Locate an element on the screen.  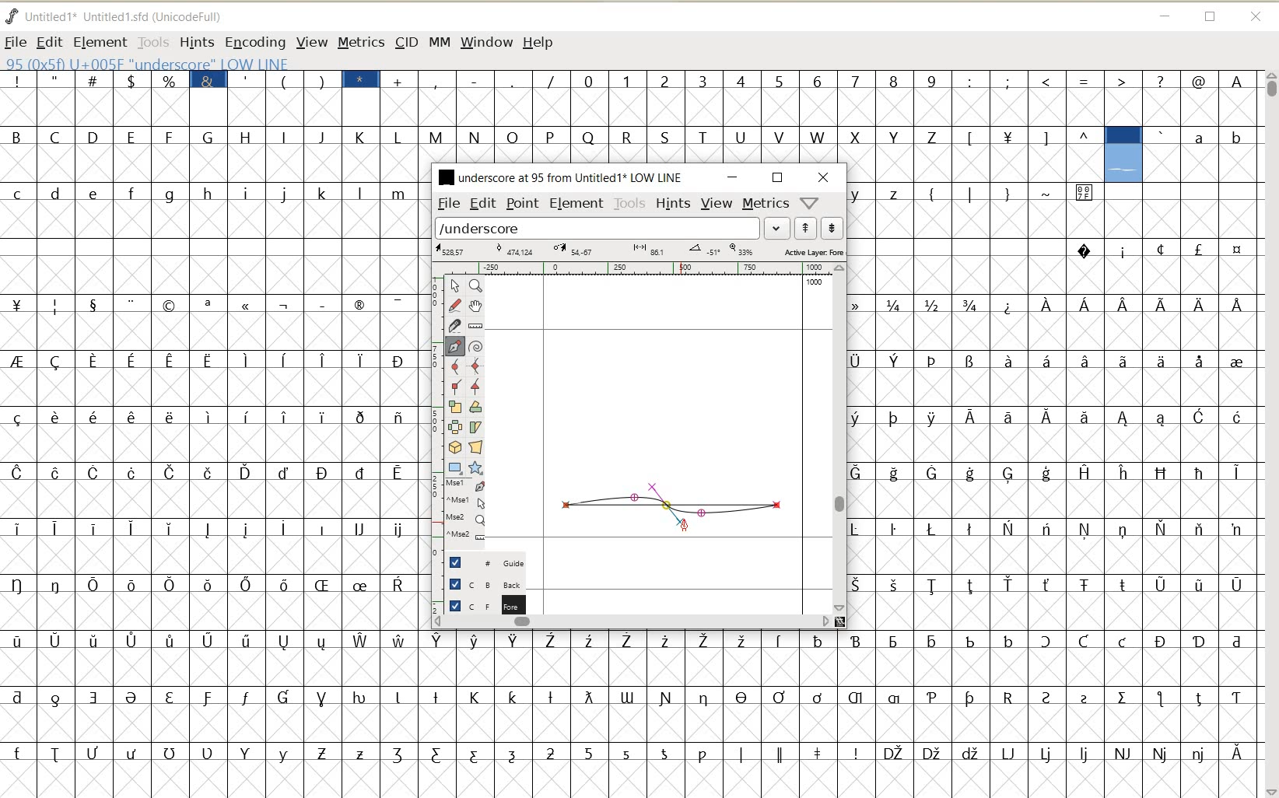
FILE is located at coordinates (447, 204).